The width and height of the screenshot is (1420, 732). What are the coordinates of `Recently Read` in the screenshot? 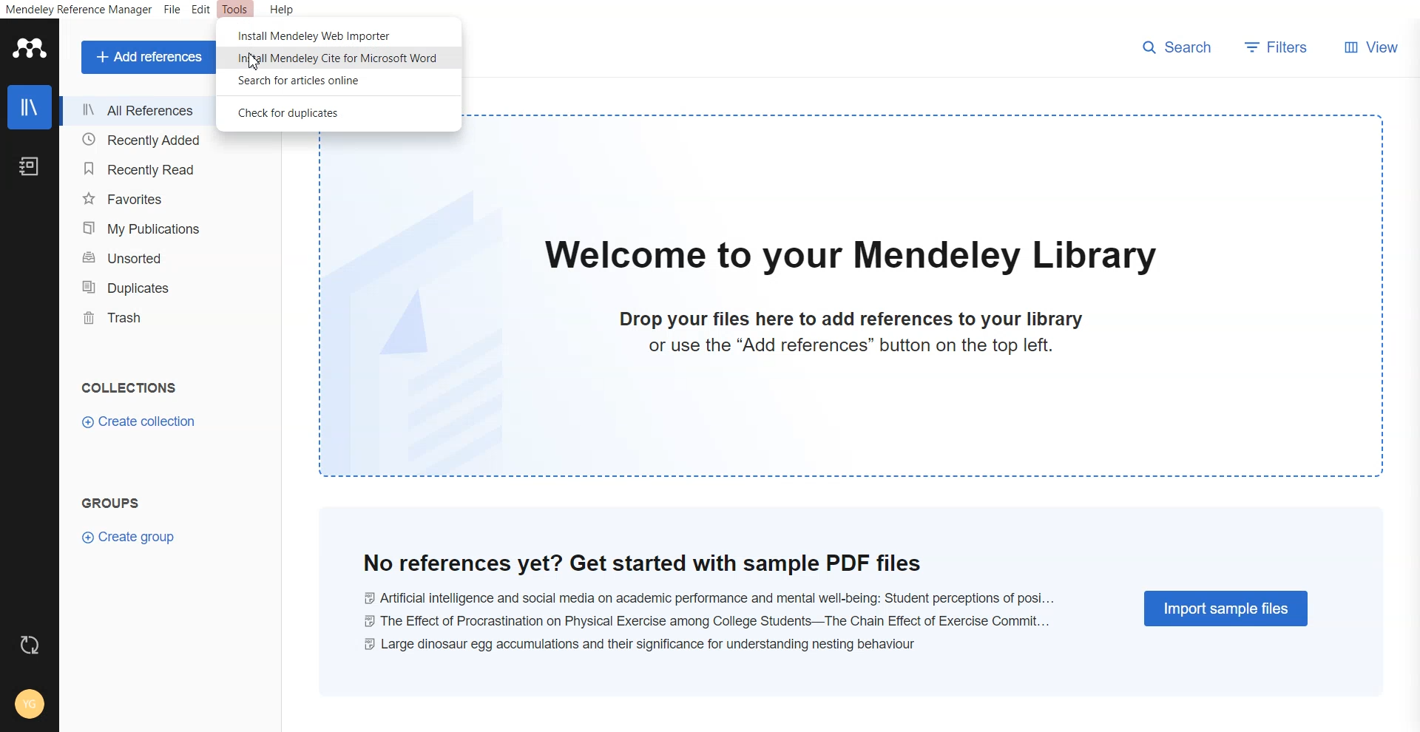 It's located at (169, 168).